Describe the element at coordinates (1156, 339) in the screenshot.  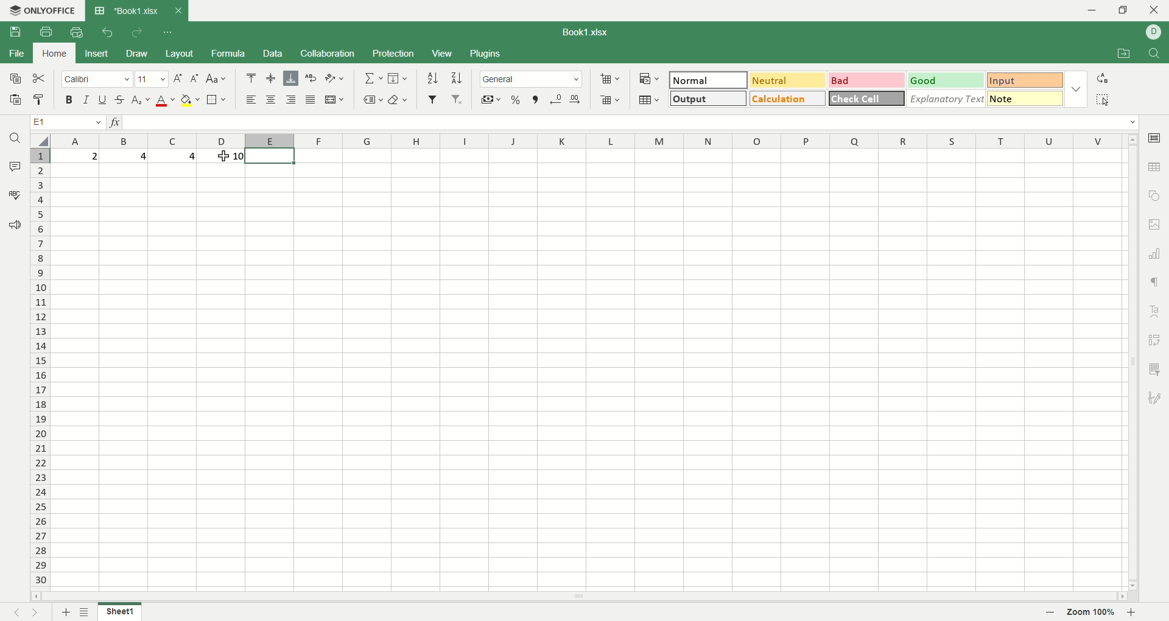
I see `pivot settings` at that location.